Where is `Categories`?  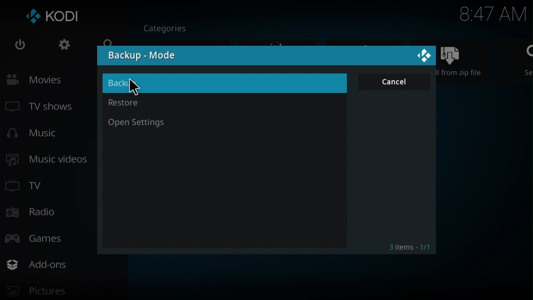 Categories is located at coordinates (169, 27).